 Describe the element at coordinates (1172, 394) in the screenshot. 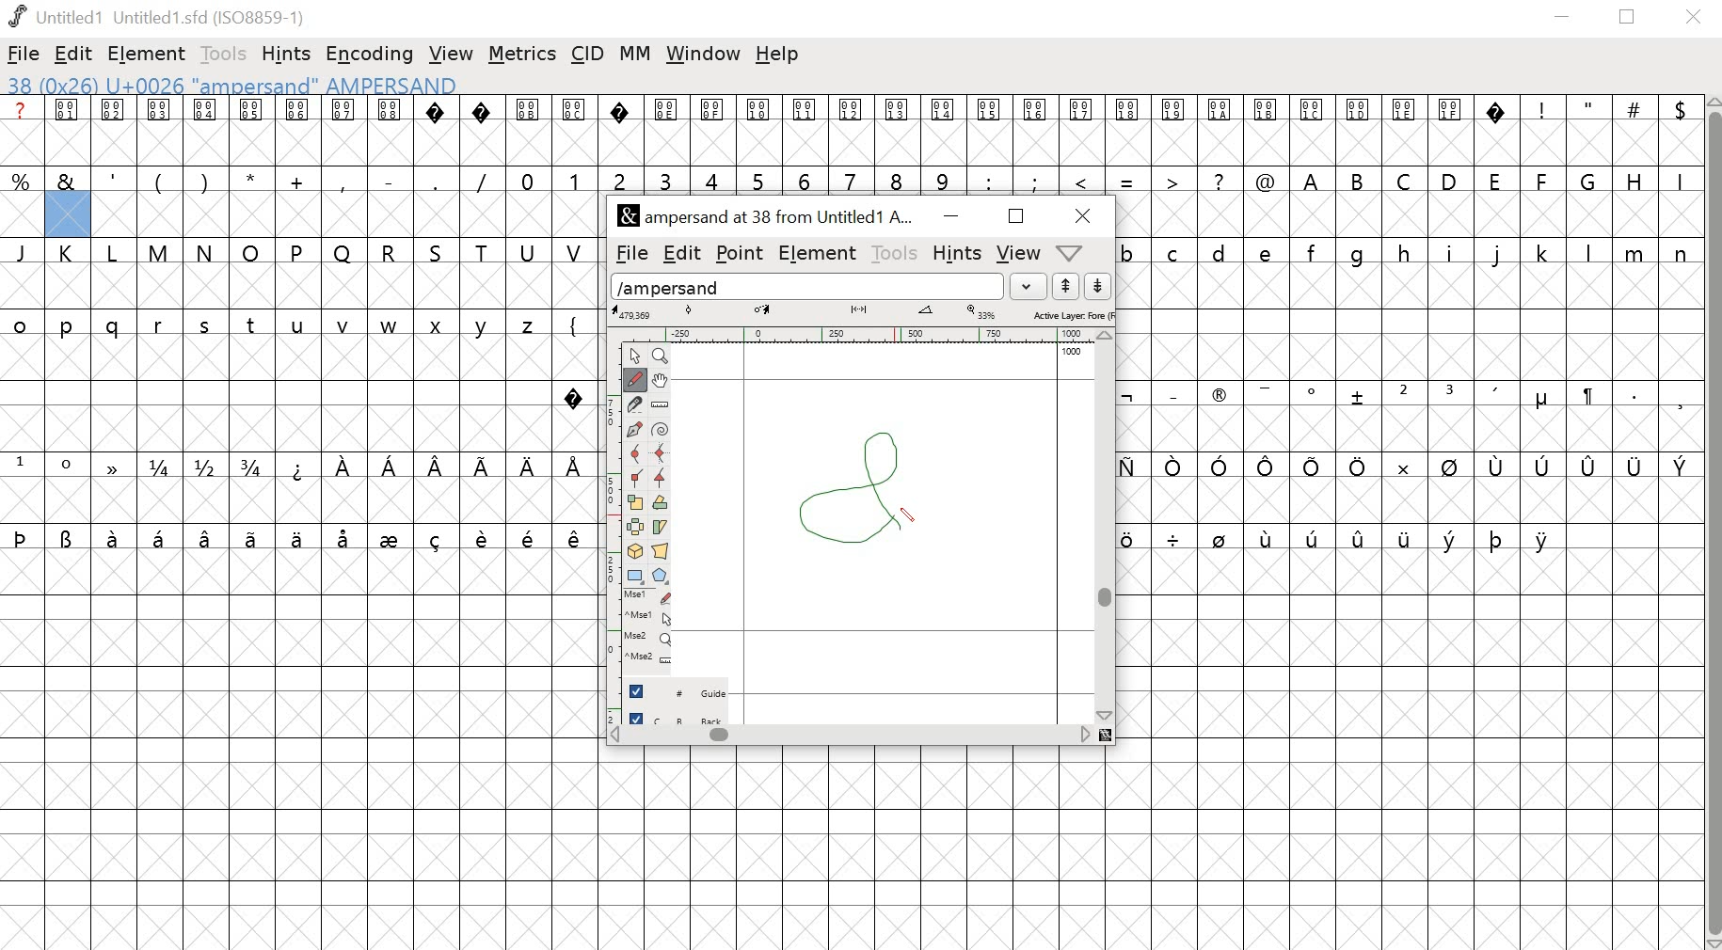

I see `_` at that location.